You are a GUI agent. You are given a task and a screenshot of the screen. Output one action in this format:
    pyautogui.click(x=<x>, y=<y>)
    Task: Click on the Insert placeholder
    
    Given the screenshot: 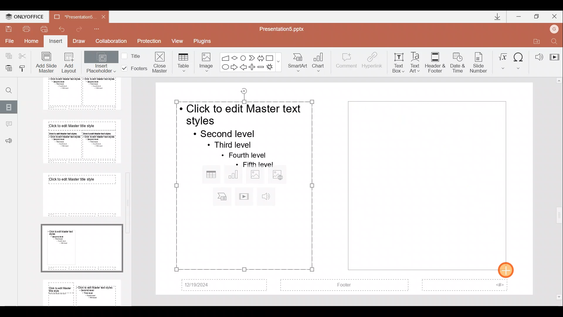 What is the action you would take?
    pyautogui.click(x=101, y=63)
    